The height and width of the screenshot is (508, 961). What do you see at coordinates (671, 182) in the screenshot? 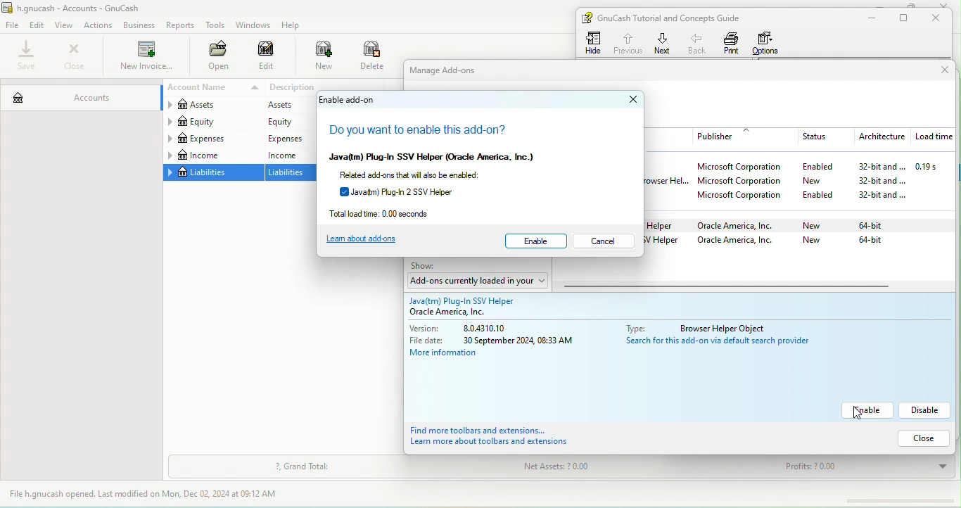
I see `skype for business browser hel` at bounding box center [671, 182].